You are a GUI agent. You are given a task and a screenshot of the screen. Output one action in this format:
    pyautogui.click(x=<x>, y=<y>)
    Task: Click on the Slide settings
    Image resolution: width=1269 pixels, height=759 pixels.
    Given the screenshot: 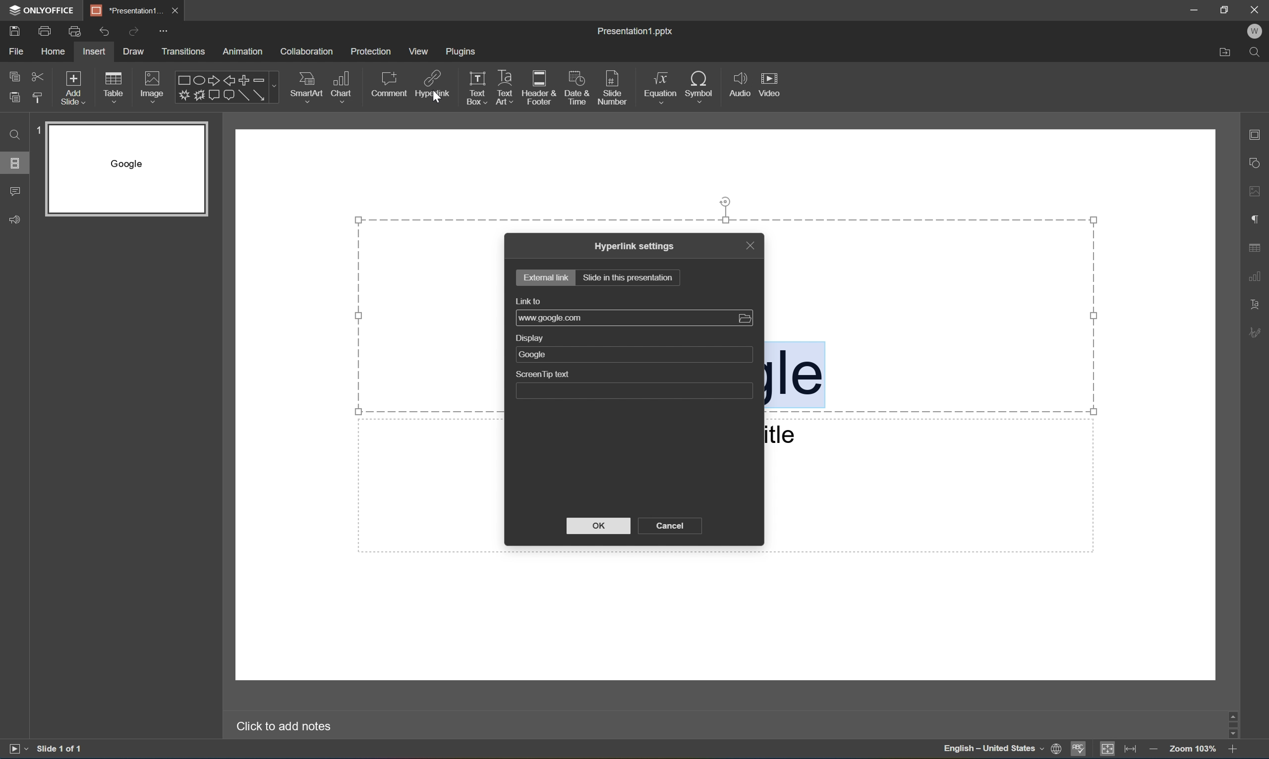 What is the action you would take?
    pyautogui.click(x=1256, y=134)
    